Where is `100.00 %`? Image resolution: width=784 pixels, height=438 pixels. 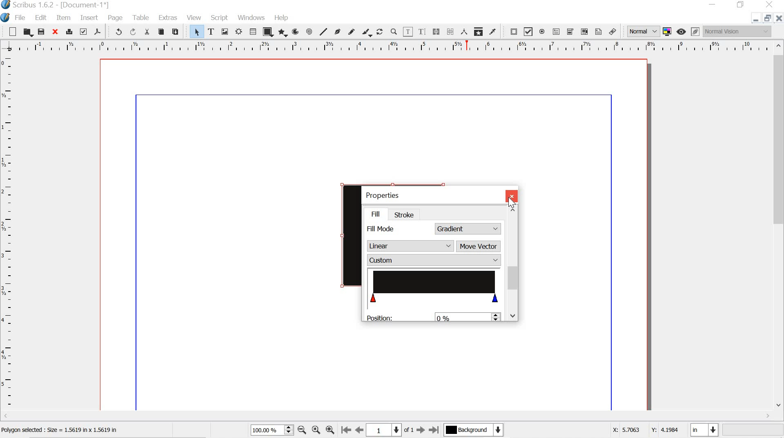
100.00 % is located at coordinates (265, 430).